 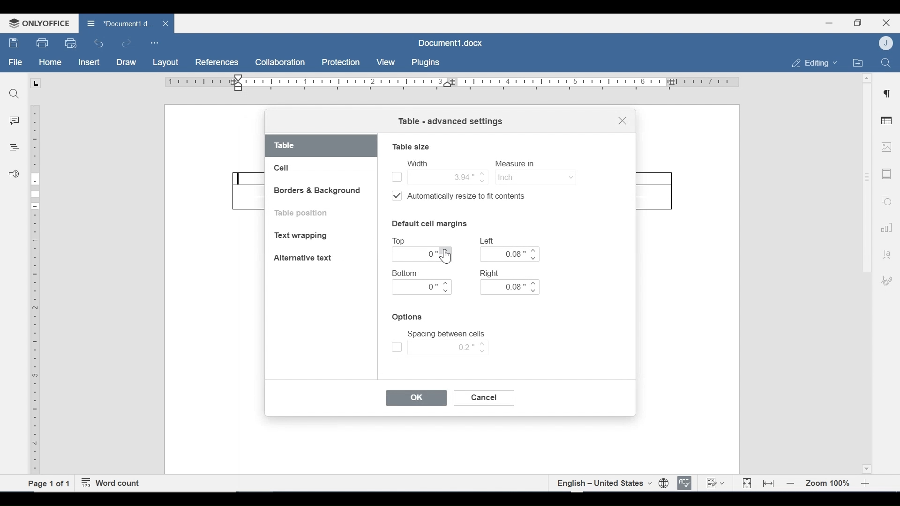 I want to click on File, so click(x=16, y=62).